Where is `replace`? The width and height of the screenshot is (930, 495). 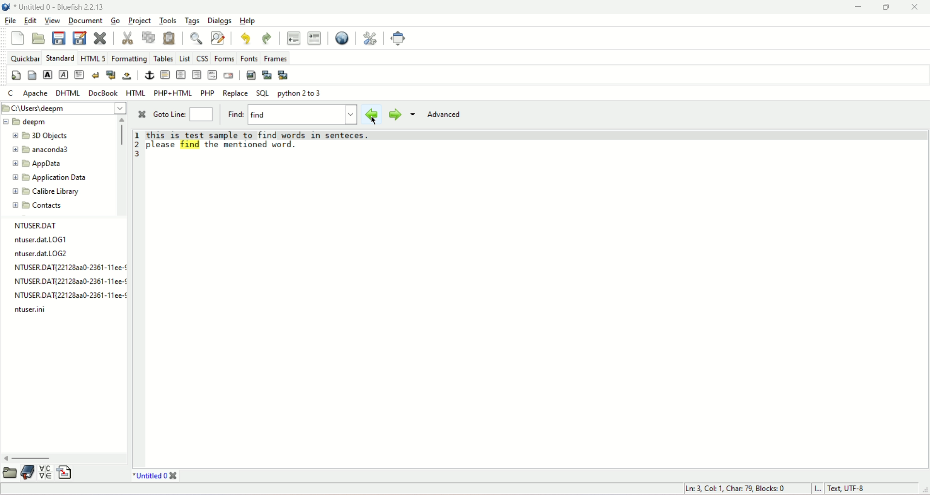 replace is located at coordinates (236, 93).